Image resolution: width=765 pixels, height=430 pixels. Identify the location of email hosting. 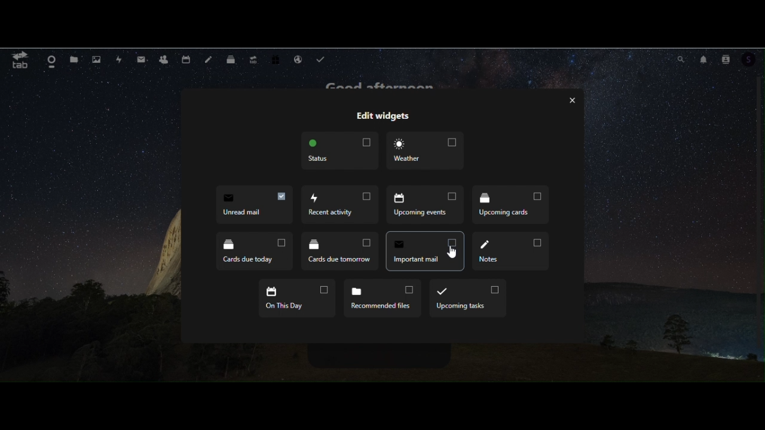
(298, 59).